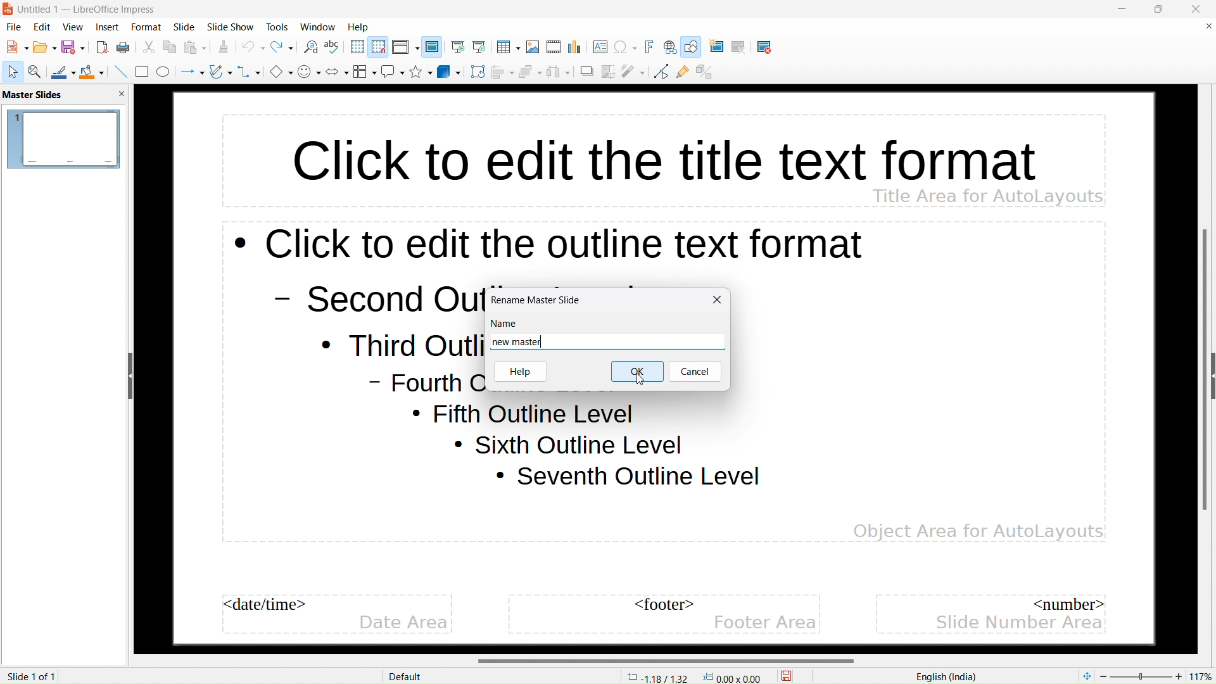 Image resolution: width=1216 pixels, height=684 pixels. I want to click on insert chart, so click(575, 47).